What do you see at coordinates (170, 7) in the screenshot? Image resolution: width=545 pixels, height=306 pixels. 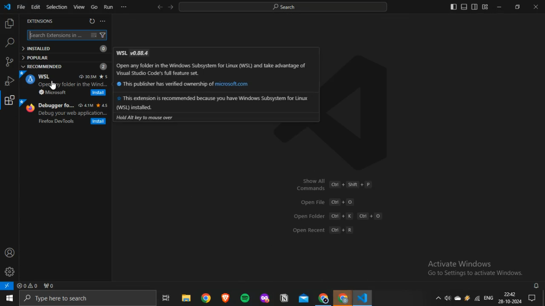 I see `forward` at bounding box center [170, 7].